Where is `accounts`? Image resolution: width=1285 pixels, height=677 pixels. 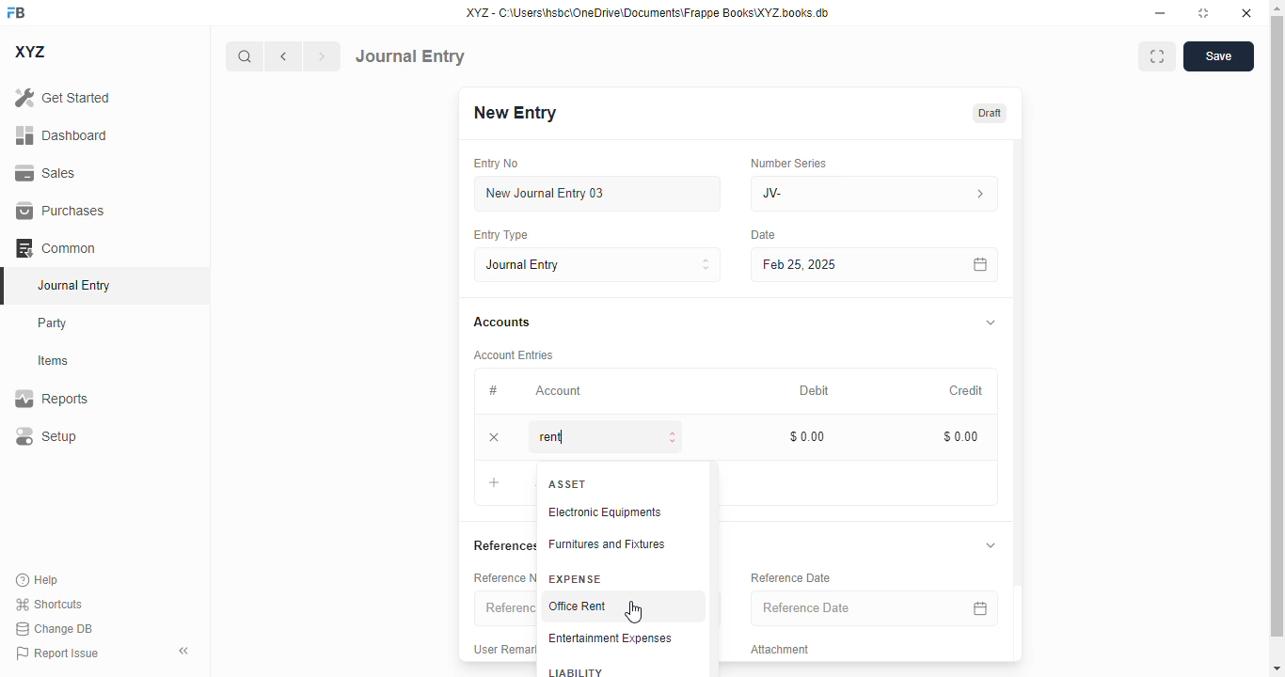 accounts is located at coordinates (501, 323).